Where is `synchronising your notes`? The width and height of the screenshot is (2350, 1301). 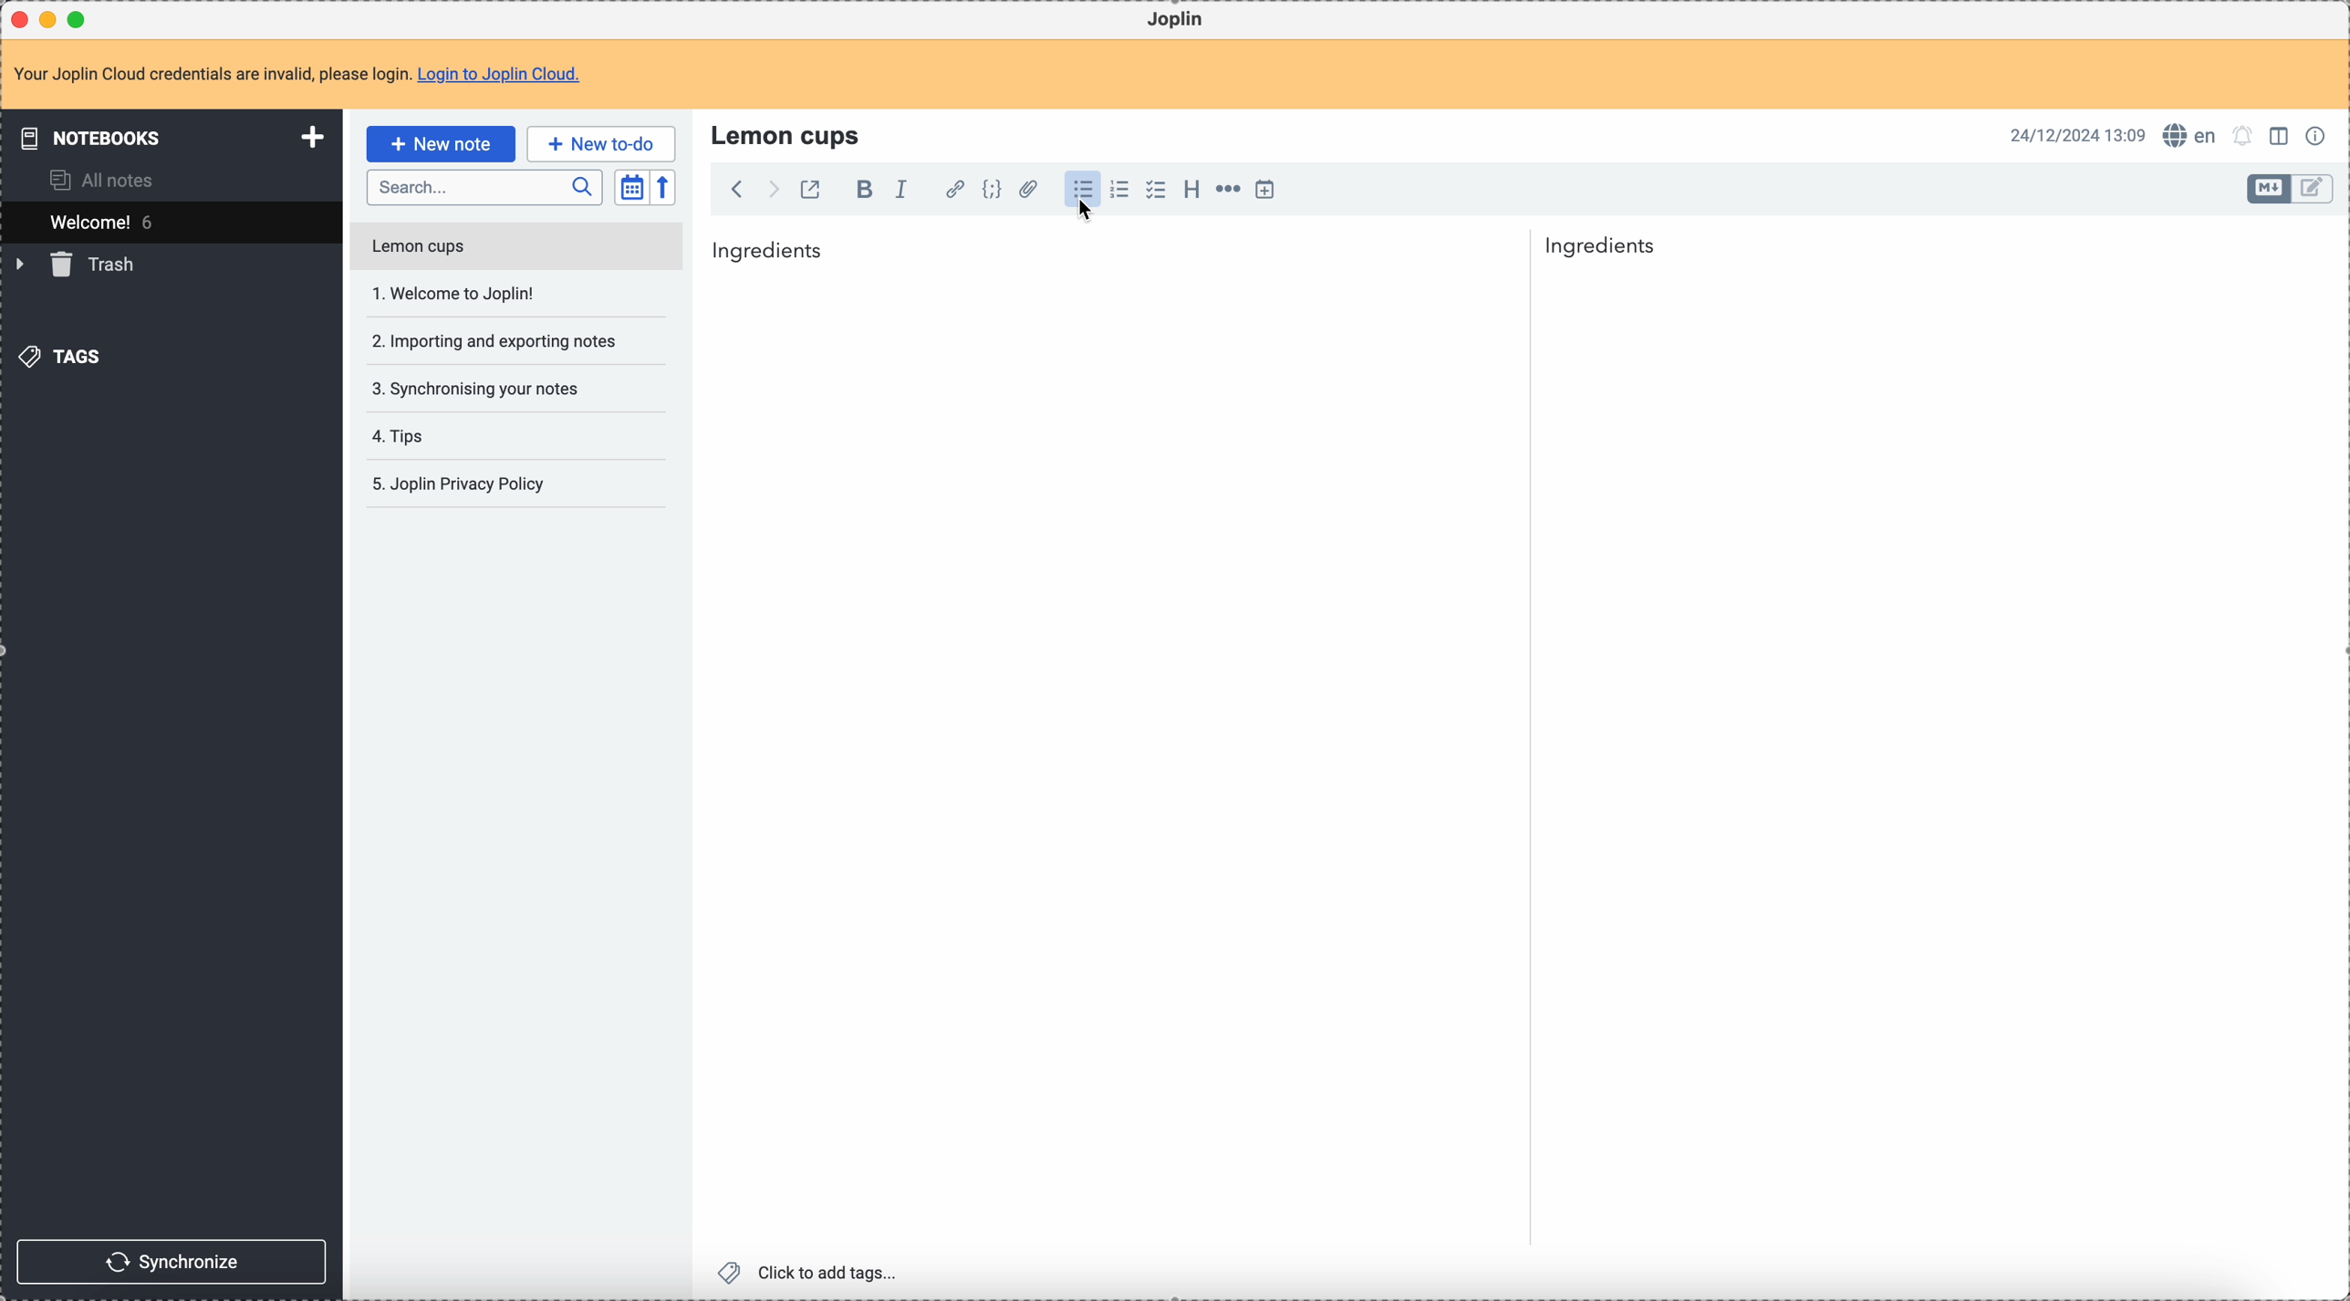 synchronising your notes is located at coordinates (474, 387).